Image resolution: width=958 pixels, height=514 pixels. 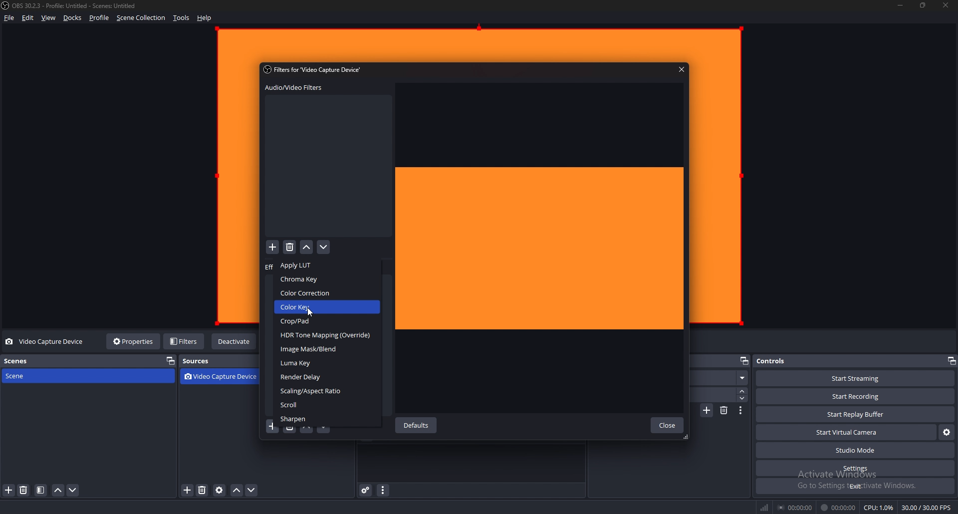 I want to click on profile, so click(x=99, y=18).